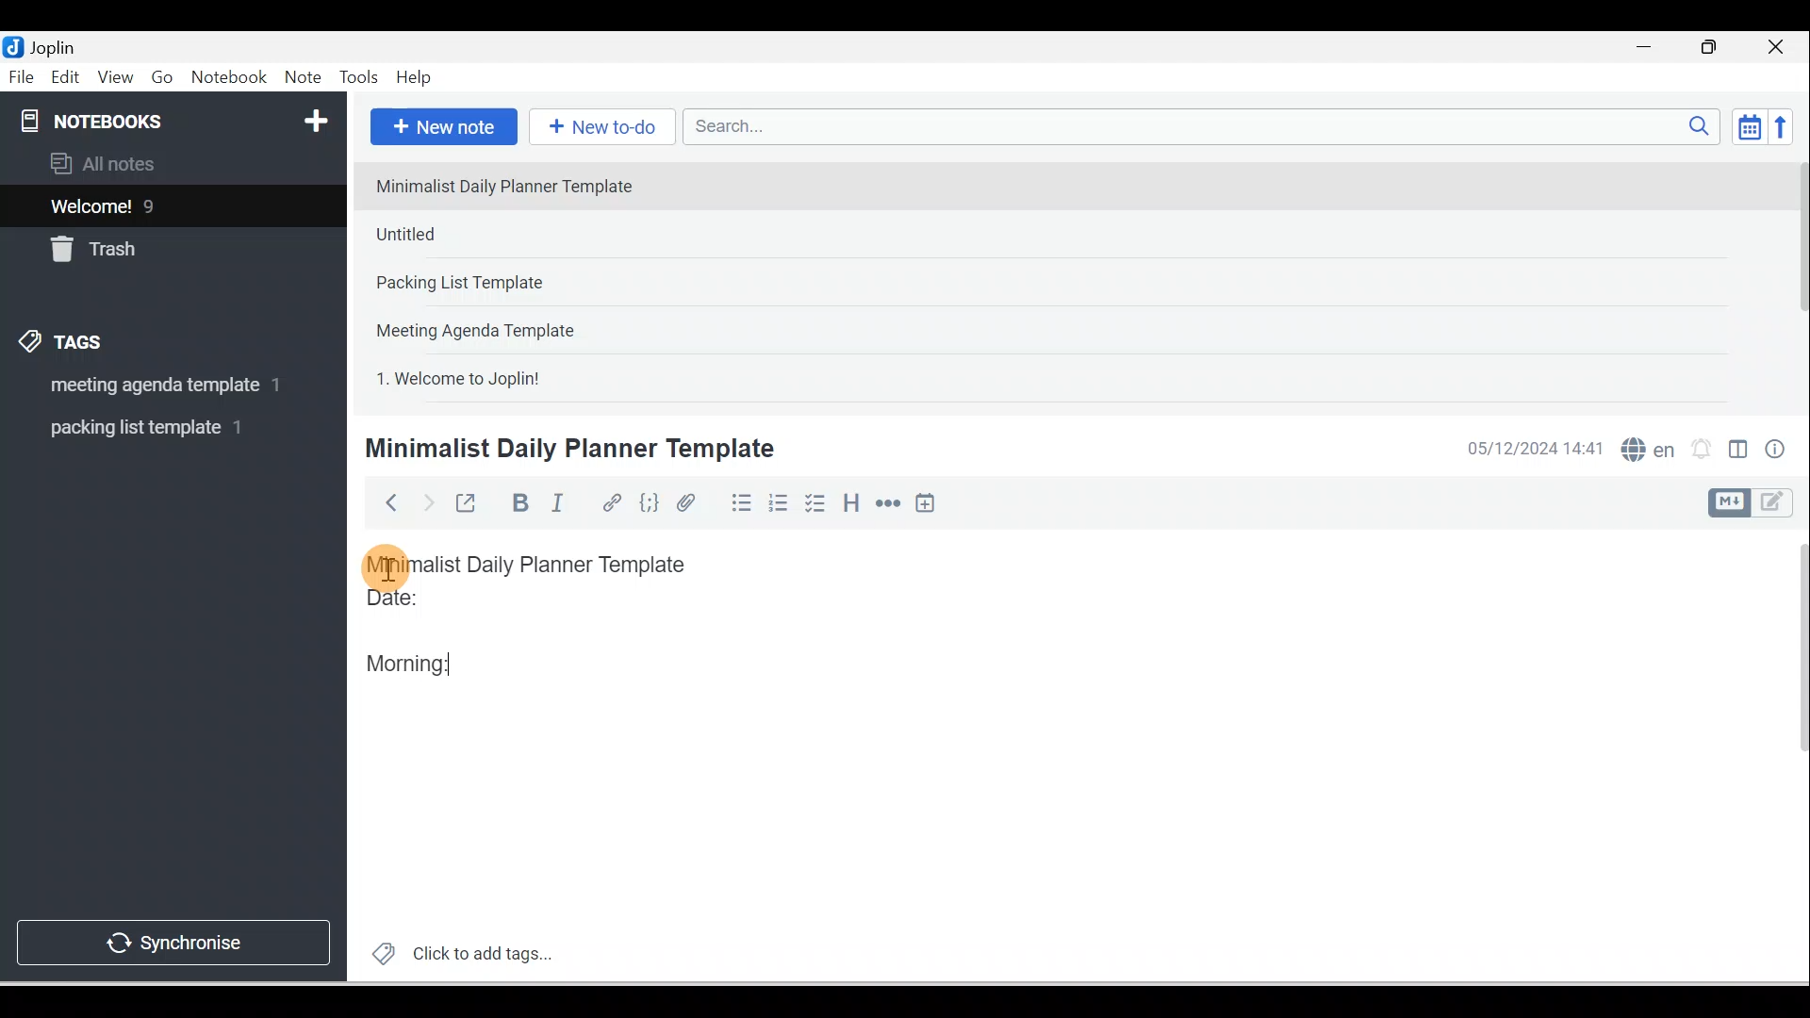  I want to click on Maximise, so click(1716, 48).